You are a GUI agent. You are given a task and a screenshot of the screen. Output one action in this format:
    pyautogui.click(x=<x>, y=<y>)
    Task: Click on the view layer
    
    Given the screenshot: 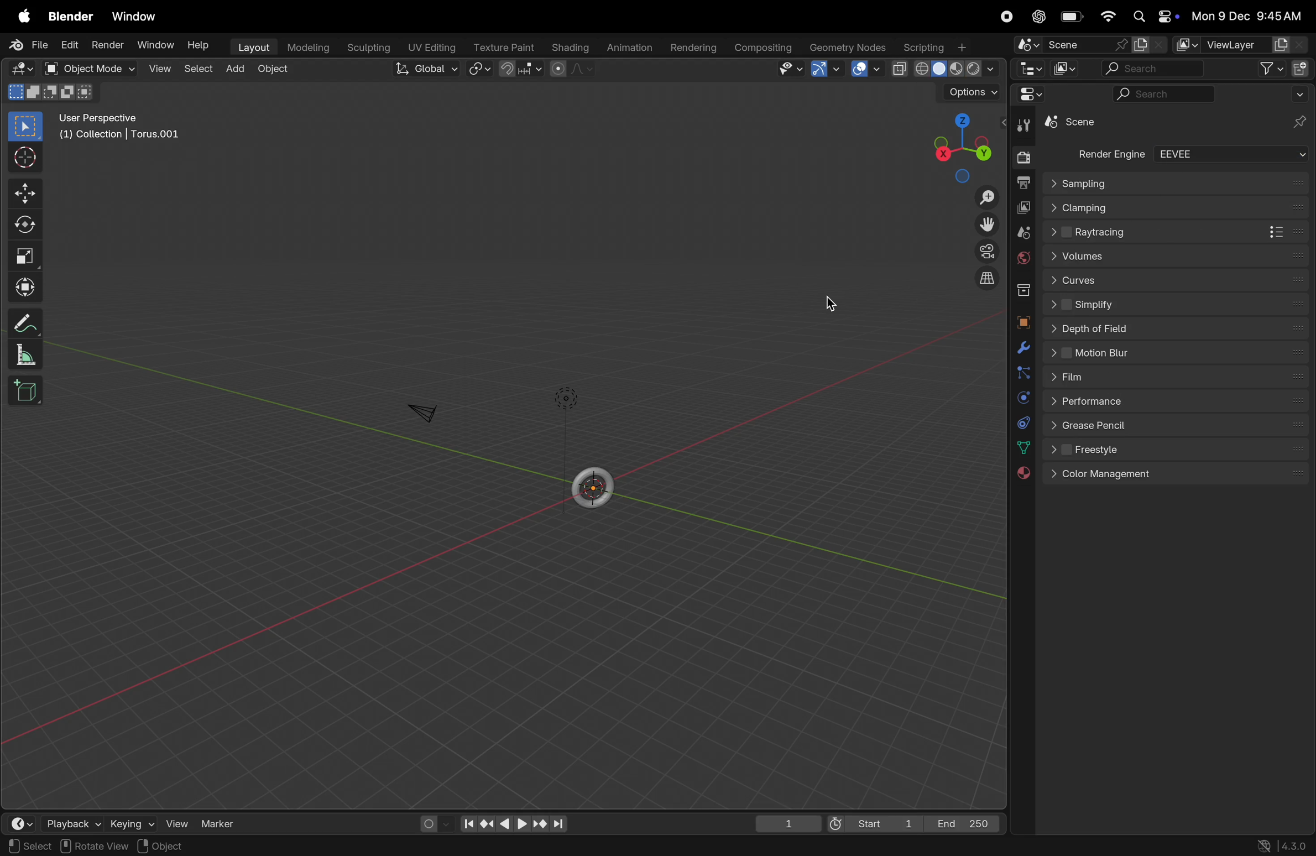 What is the action you would take?
    pyautogui.click(x=1241, y=44)
    